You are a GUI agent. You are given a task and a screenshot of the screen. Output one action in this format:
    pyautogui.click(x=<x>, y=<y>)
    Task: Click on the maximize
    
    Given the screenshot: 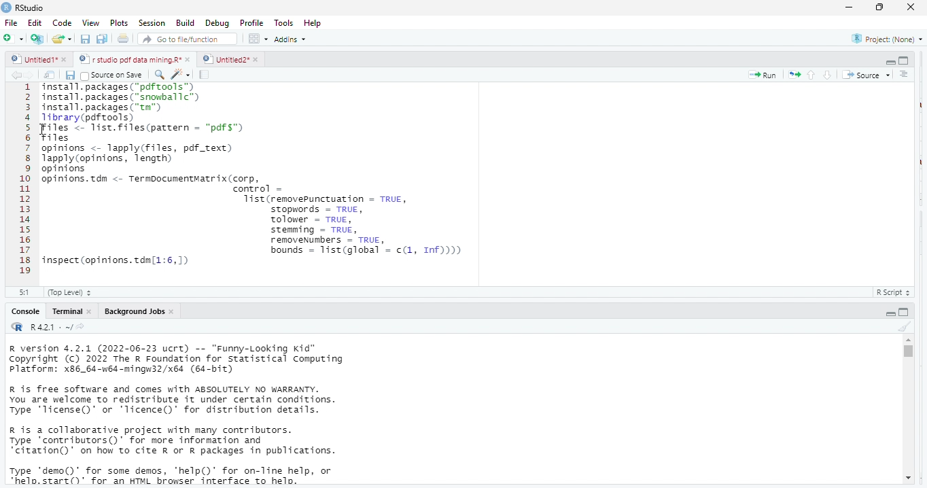 What is the action you would take?
    pyautogui.click(x=881, y=8)
    